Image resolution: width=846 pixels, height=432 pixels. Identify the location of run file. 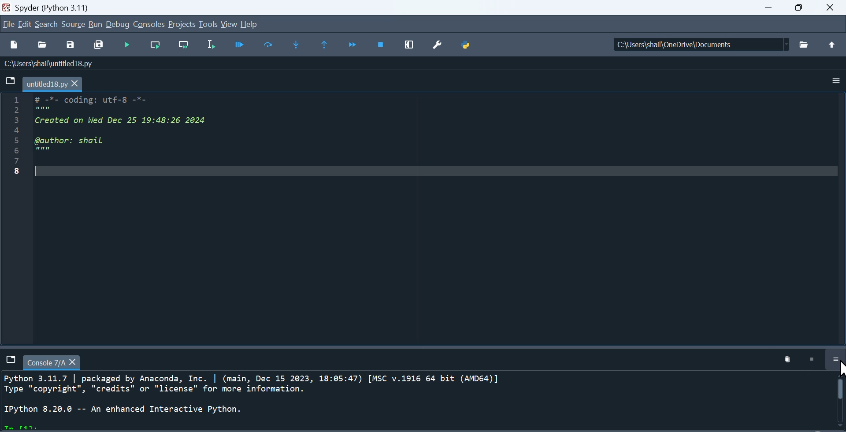
(127, 45).